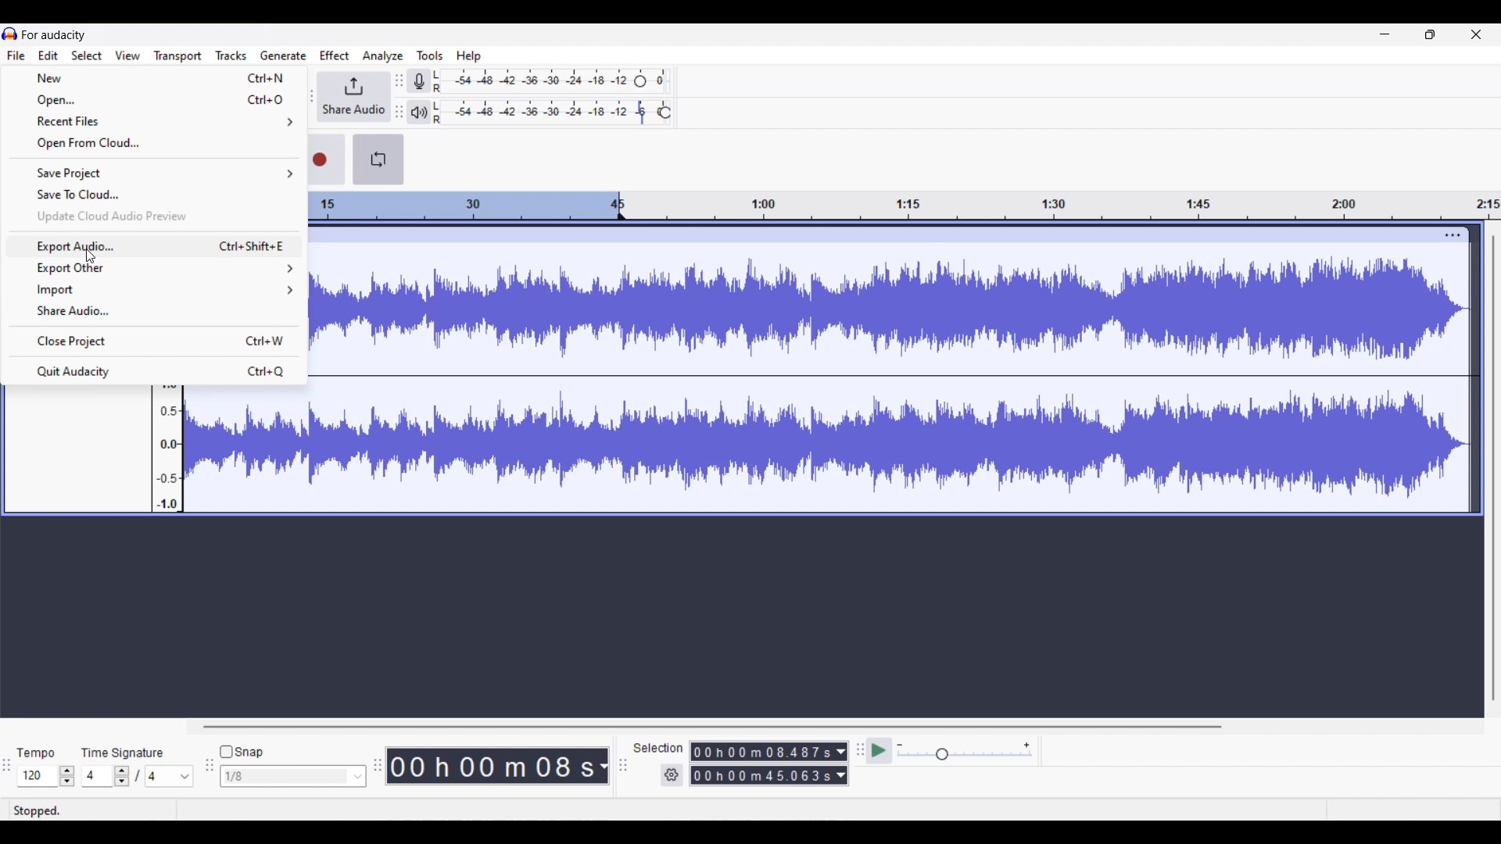 The height and width of the screenshot is (844, 1501). Describe the element at coordinates (155, 101) in the screenshot. I see `Open` at that location.